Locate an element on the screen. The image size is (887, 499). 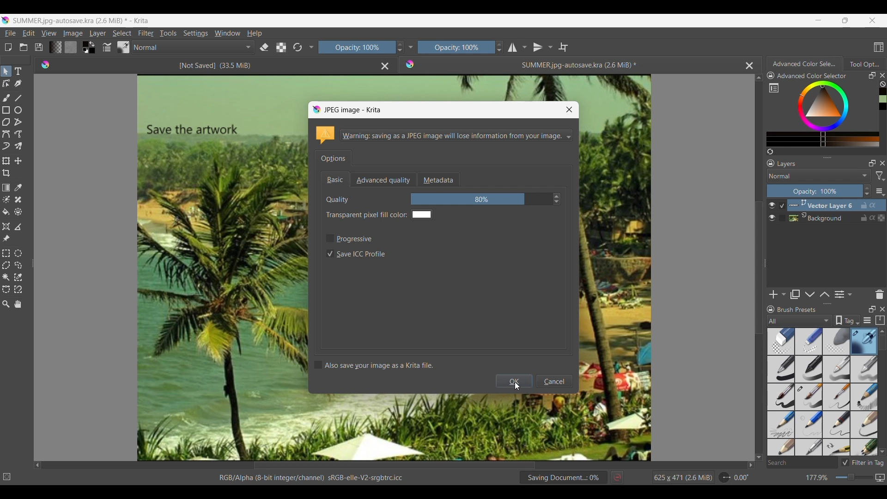
Interchange background and foreground color is located at coordinates (92, 44).